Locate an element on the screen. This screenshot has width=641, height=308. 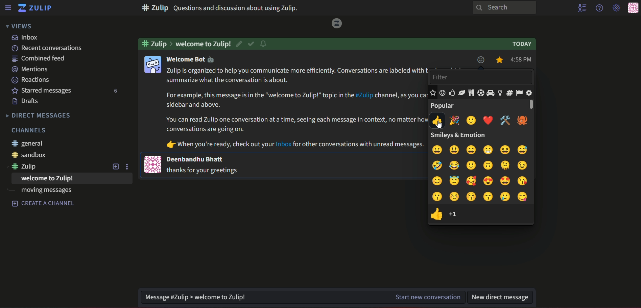
emoji is located at coordinates (482, 197).